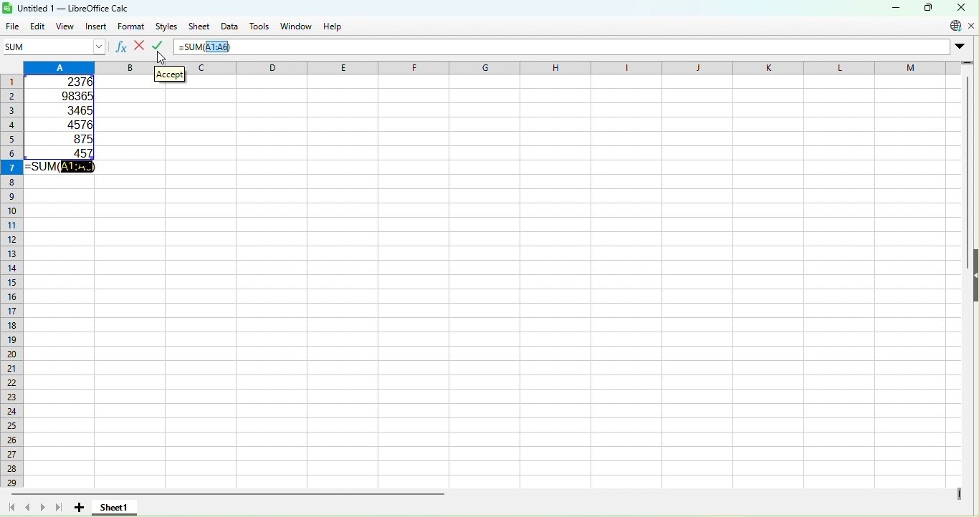  Describe the element at coordinates (58, 168) in the screenshot. I see `=SUM(A1:A6)` at that location.